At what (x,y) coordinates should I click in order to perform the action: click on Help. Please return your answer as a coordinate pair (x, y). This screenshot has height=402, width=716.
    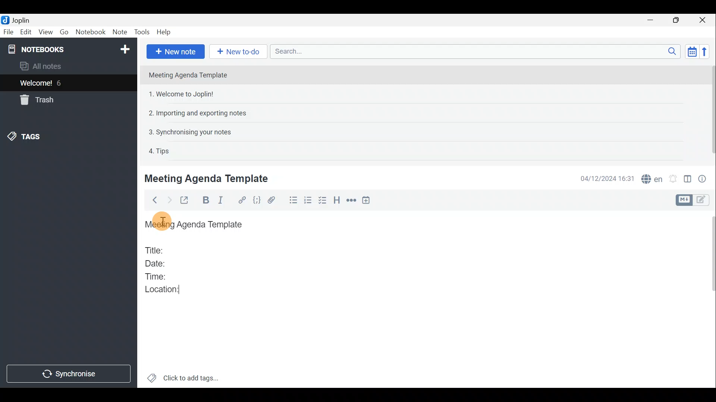
    Looking at the image, I should click on (165, 32).